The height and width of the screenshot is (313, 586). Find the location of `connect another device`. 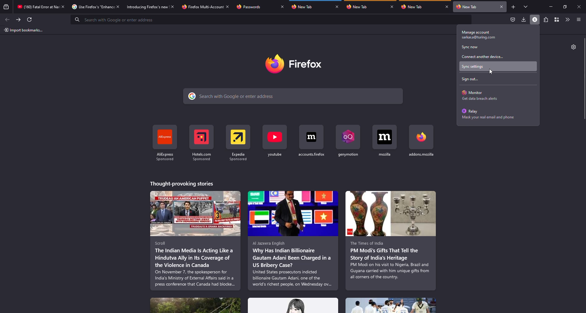

connect another device is located at coordinates (498, 56).